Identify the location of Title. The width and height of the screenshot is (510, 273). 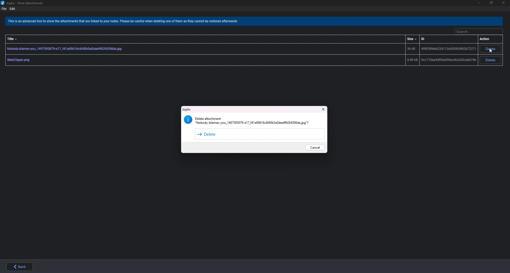
(13, 39).